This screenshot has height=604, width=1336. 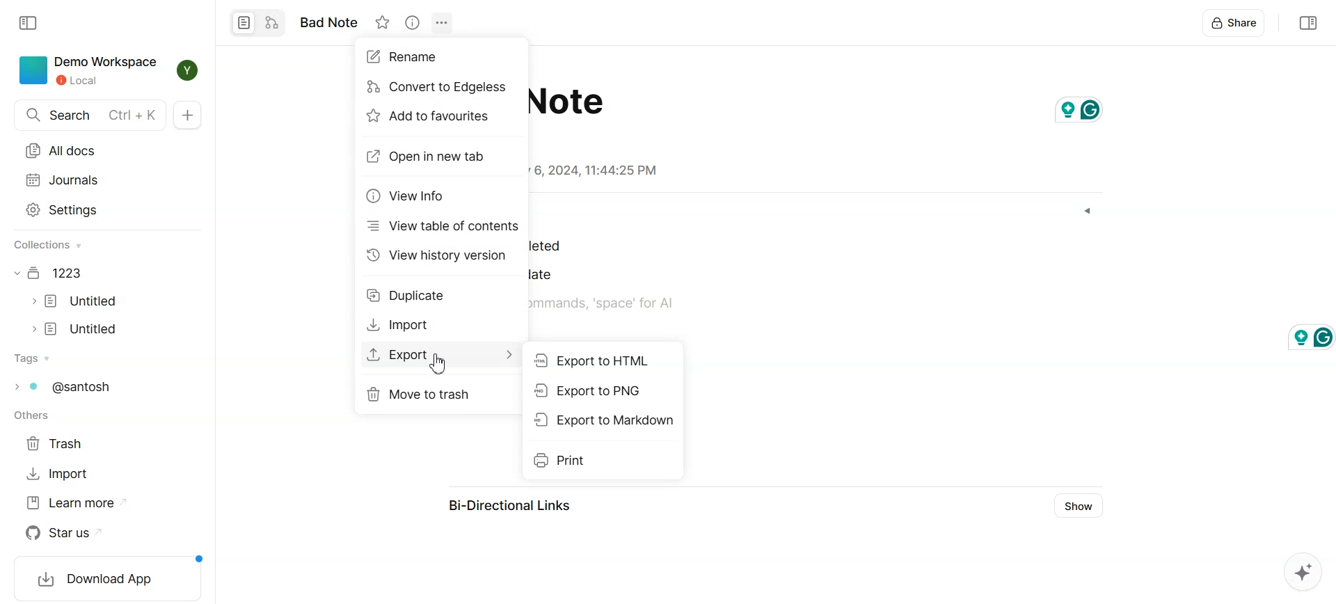 I want to click on Export to PNG, so click(x=602, y=390).